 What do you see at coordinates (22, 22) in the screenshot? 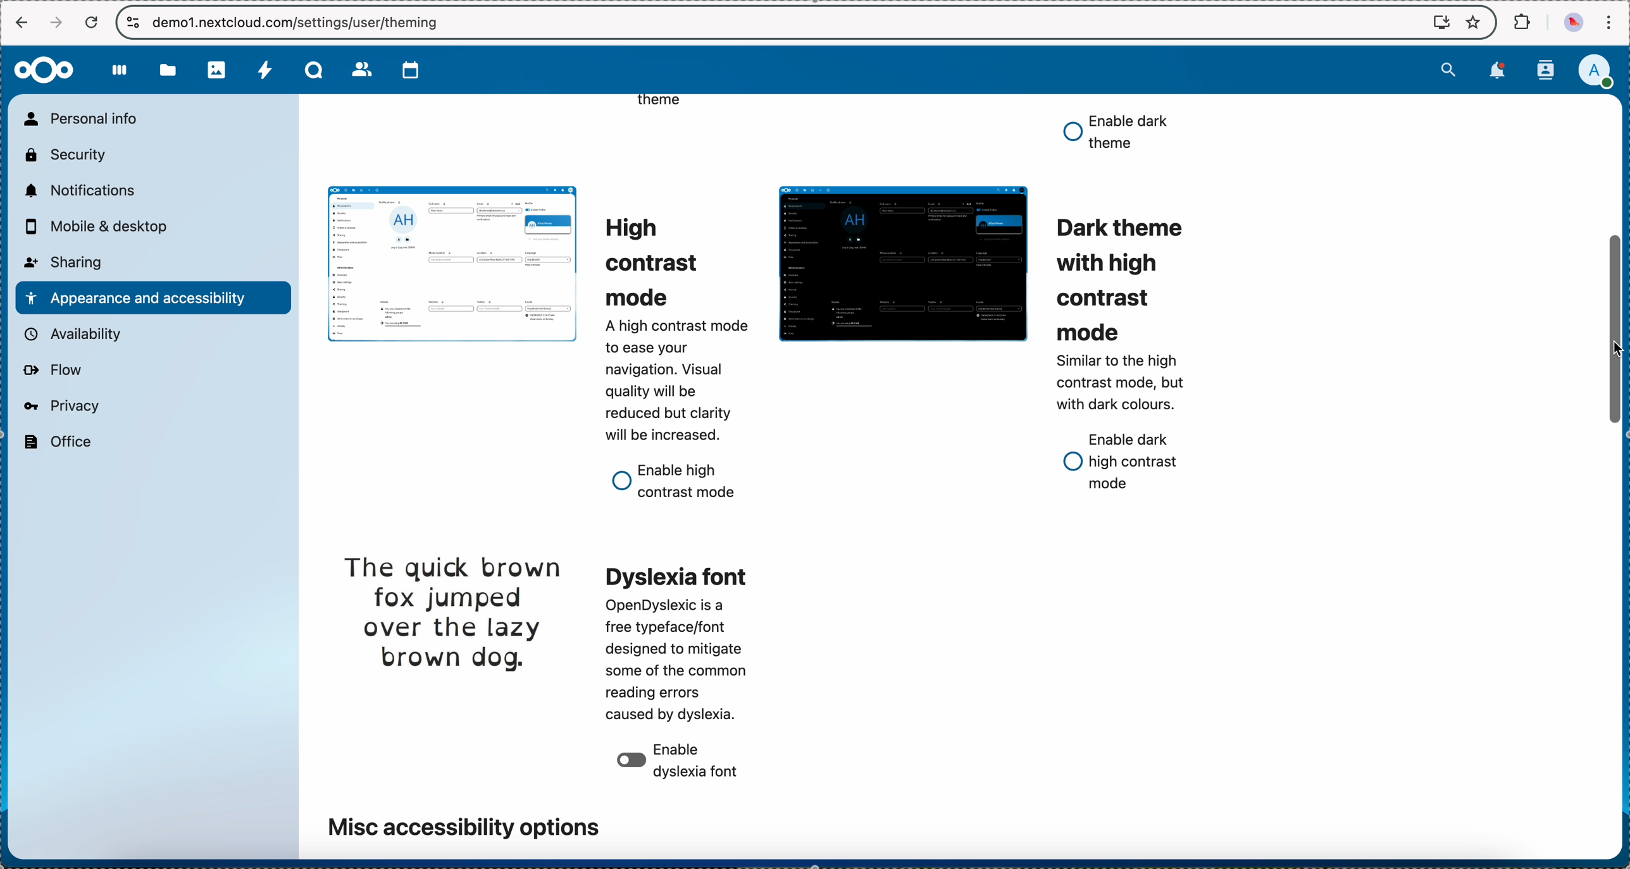
I see `navigate back` at bounding box center [22, 22].